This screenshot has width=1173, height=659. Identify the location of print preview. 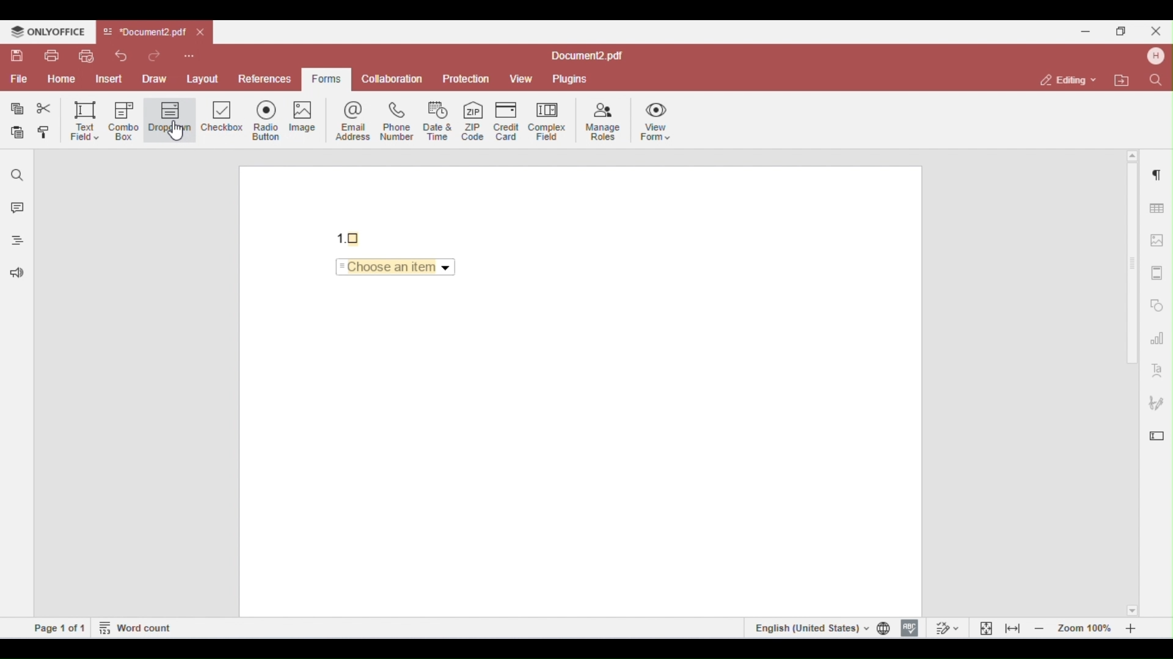
(86, 56).